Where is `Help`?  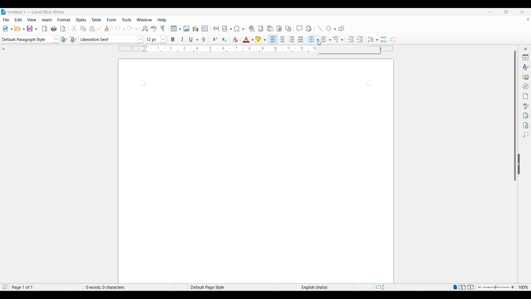 Help is located at coordinates (162, 19).